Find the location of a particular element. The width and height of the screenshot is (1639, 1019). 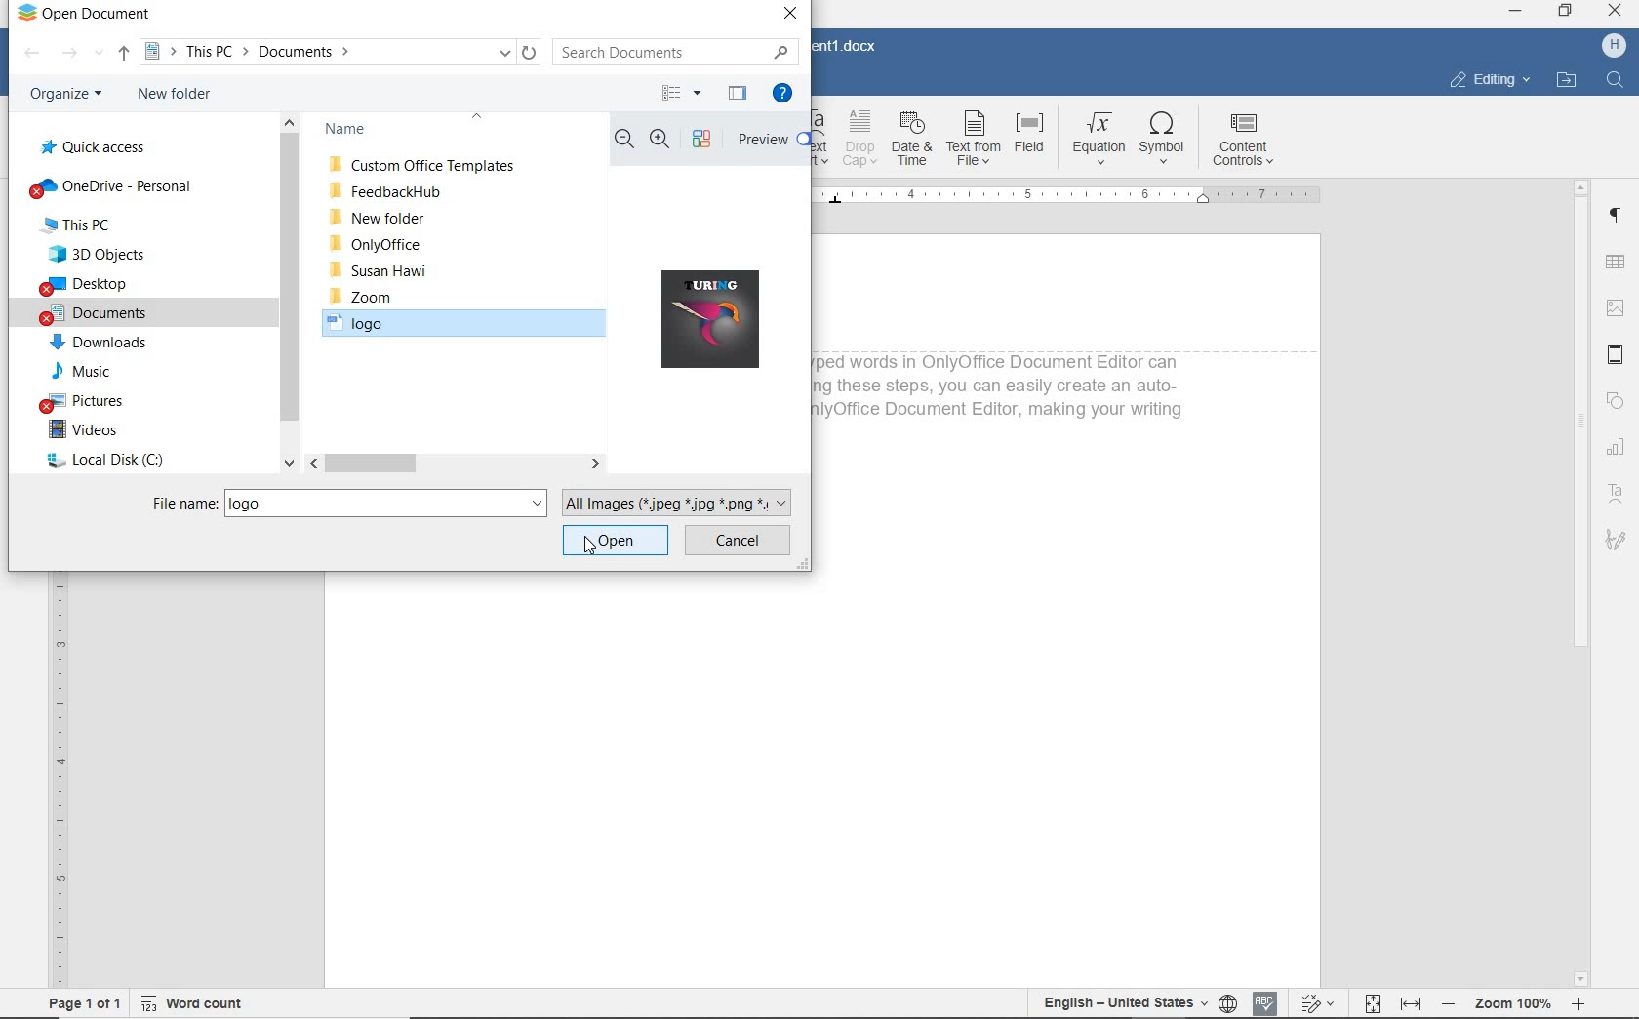

ZOOM OUT is located at coordinates (624, 142).